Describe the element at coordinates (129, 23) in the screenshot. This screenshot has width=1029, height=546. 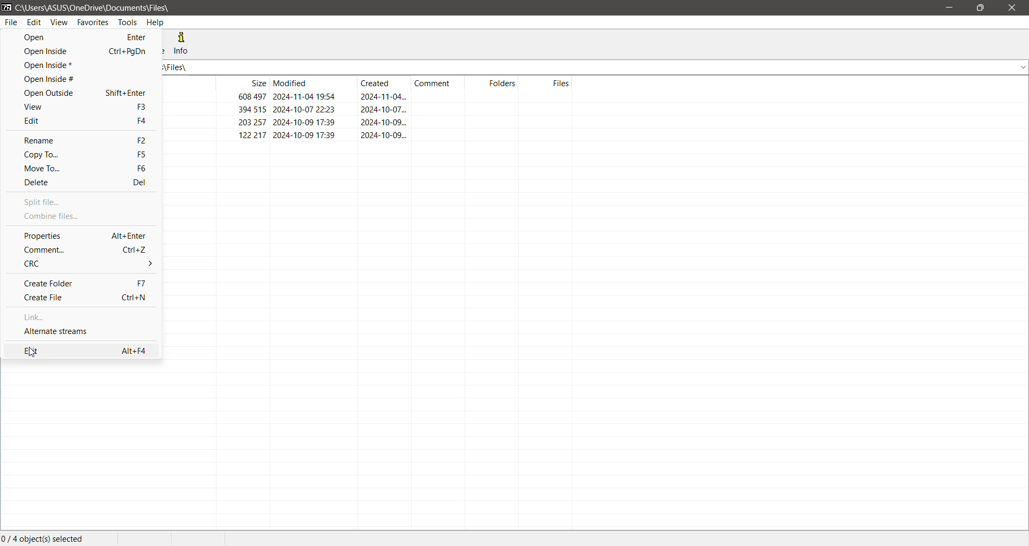
I see `Tools` at that location.